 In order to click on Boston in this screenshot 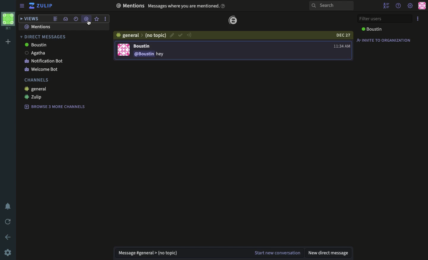, I will do `click(144, 46)`.